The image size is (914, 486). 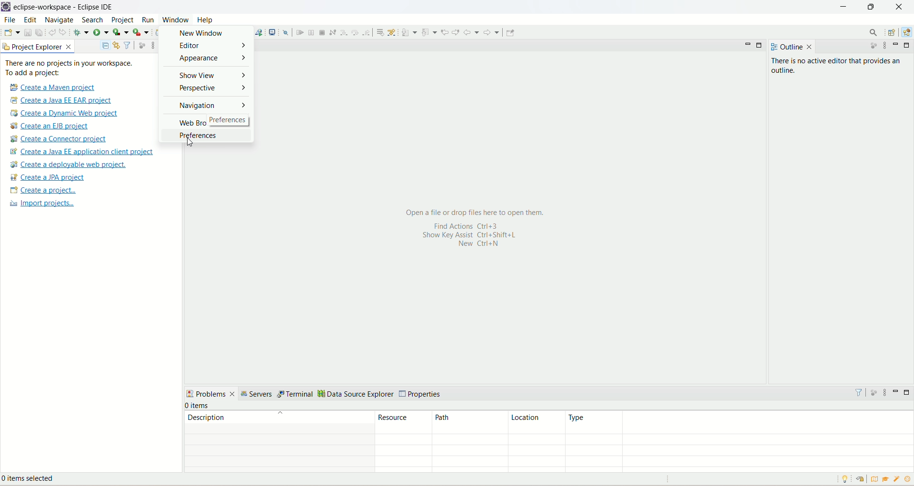 What do you see at coordinates (467, 423) in the screenshot?
I see `path` at bounding box center [467, 423].